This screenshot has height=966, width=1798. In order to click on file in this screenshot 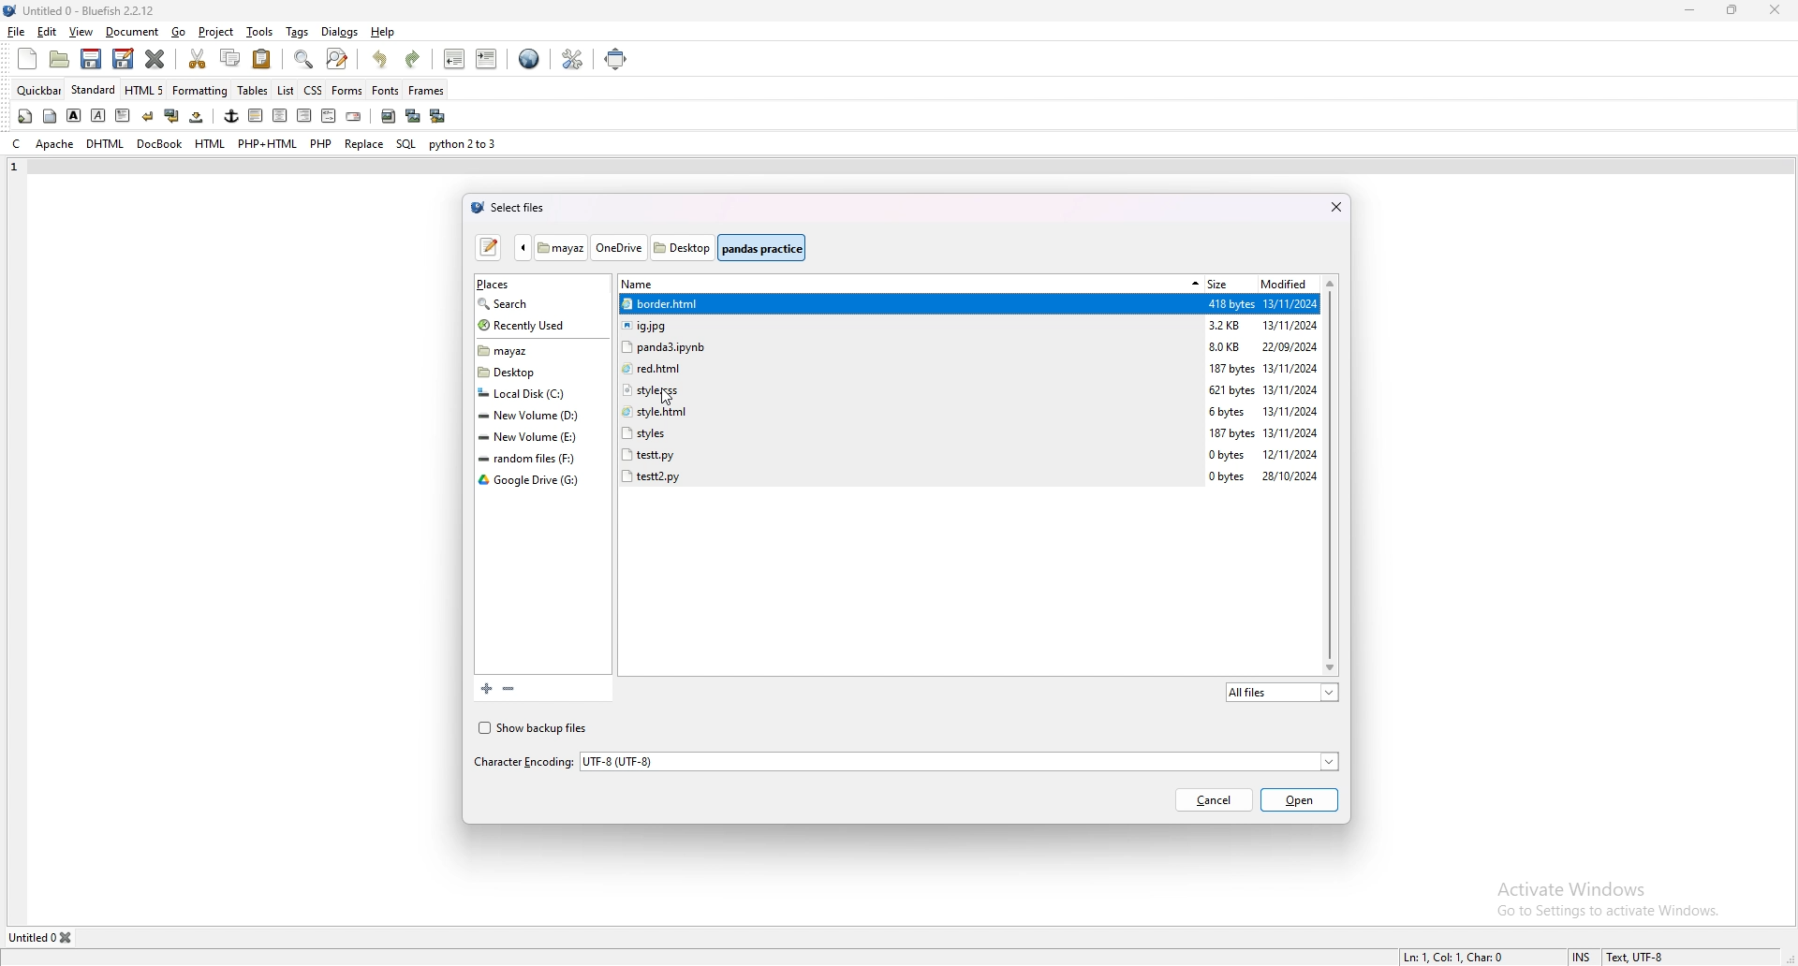, I will do `click(909, 367)`.